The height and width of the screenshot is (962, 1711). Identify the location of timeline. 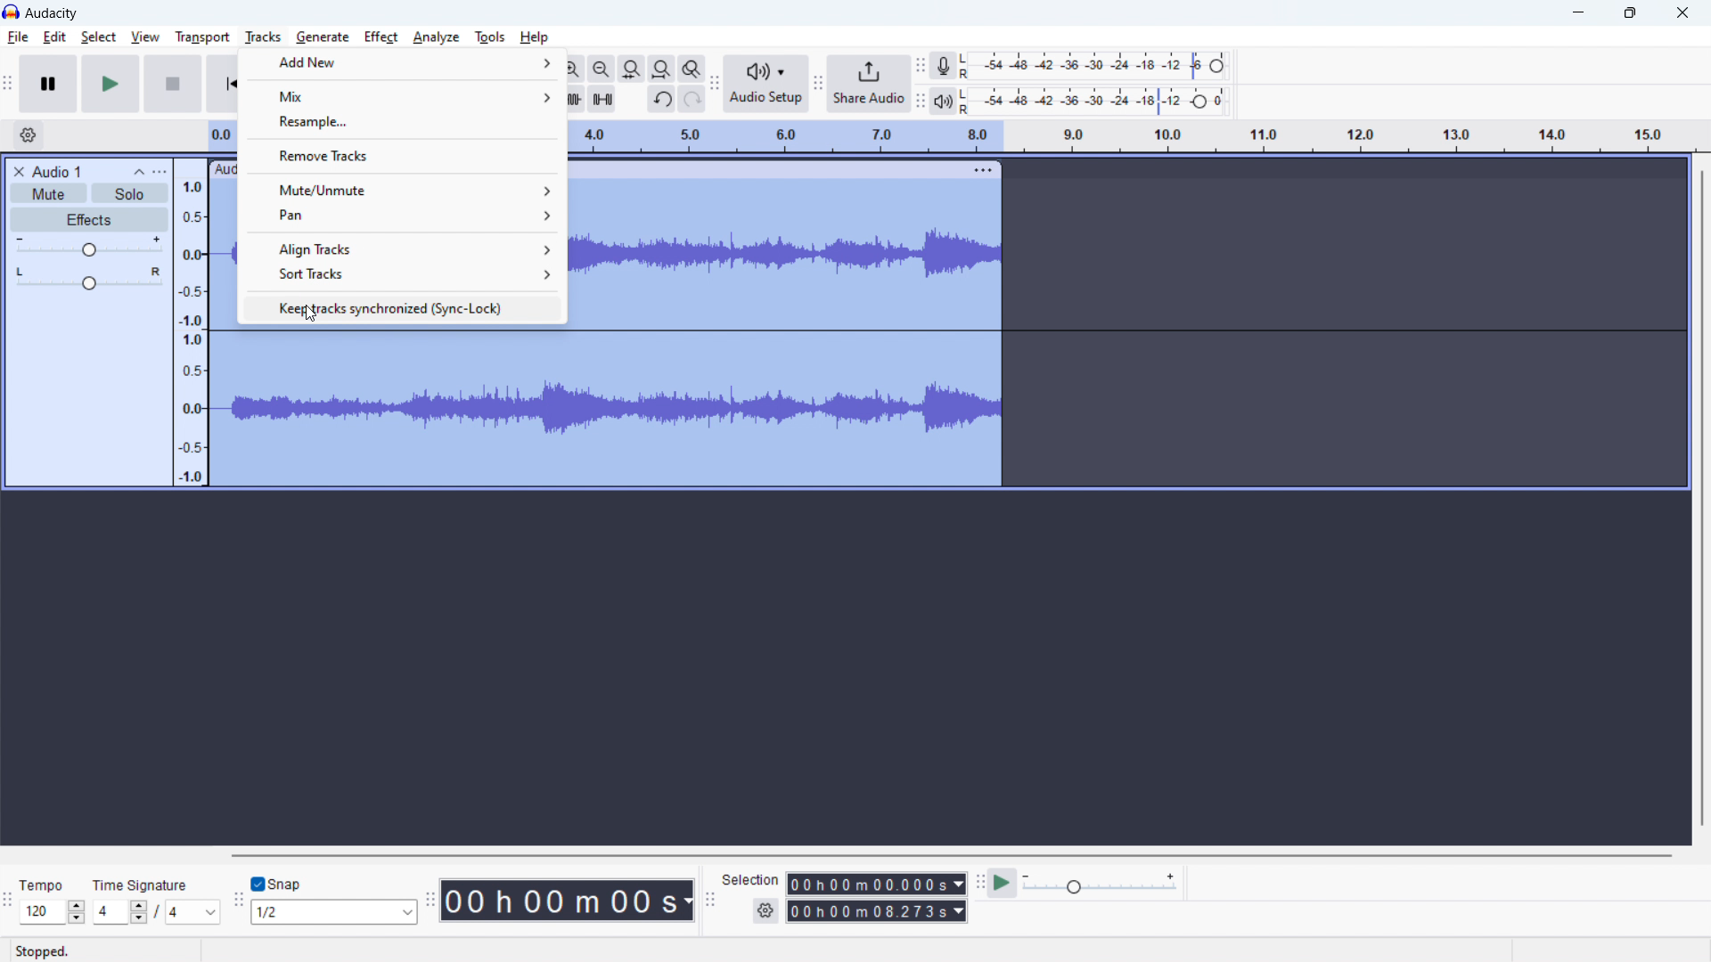
(1128, 139).